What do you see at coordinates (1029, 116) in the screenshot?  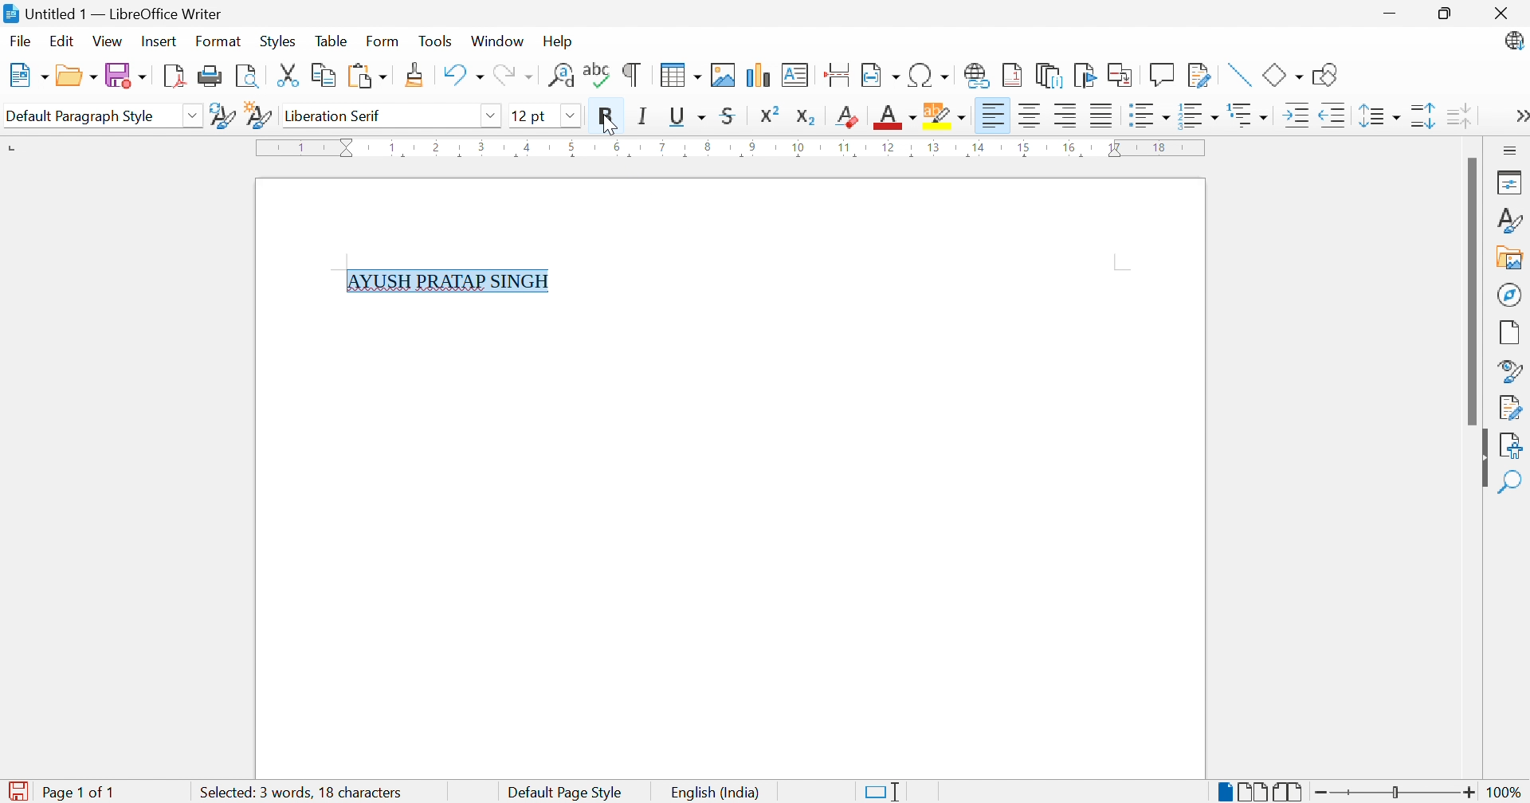 I see `Align Center` at bounding box center [1029, 116].